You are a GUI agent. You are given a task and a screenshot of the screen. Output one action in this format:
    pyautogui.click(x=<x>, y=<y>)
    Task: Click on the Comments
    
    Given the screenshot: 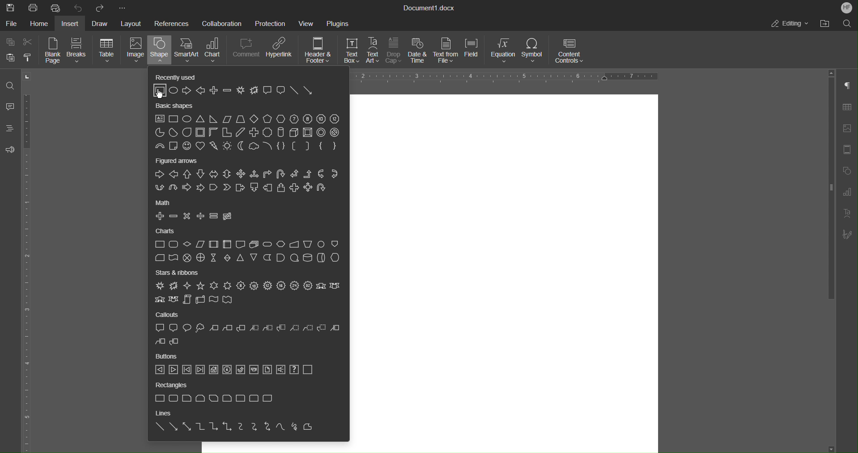 What is the action you would take?
    pyautogui.click(x=11, y=107)
    